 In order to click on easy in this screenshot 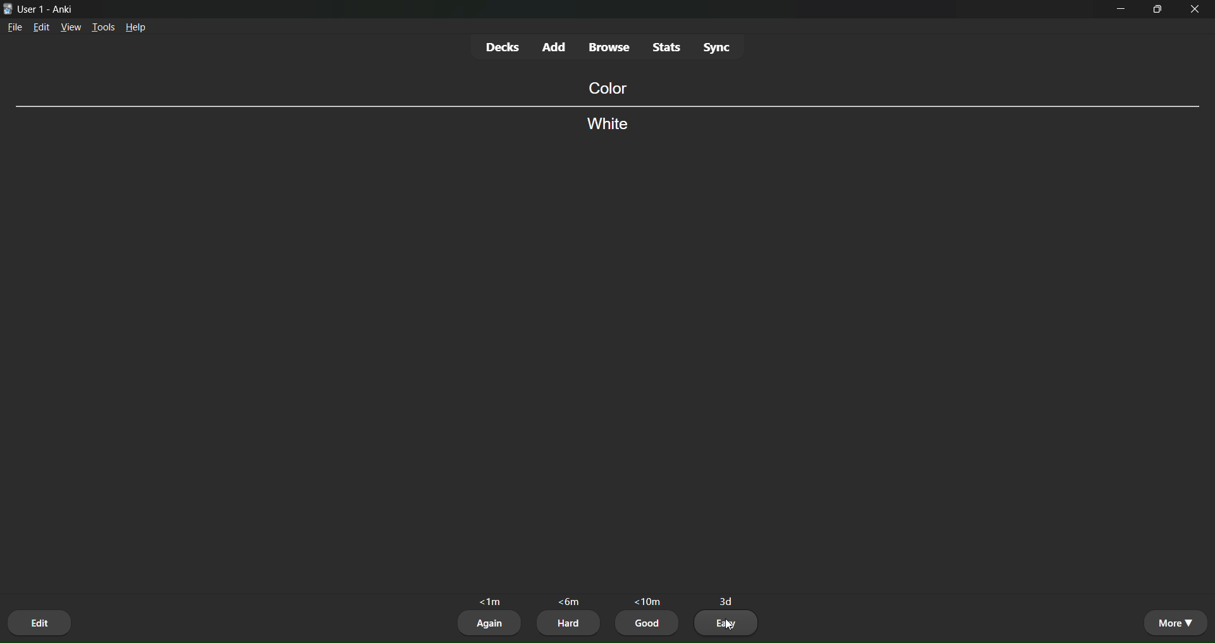, I will do `click(728, 623)`.